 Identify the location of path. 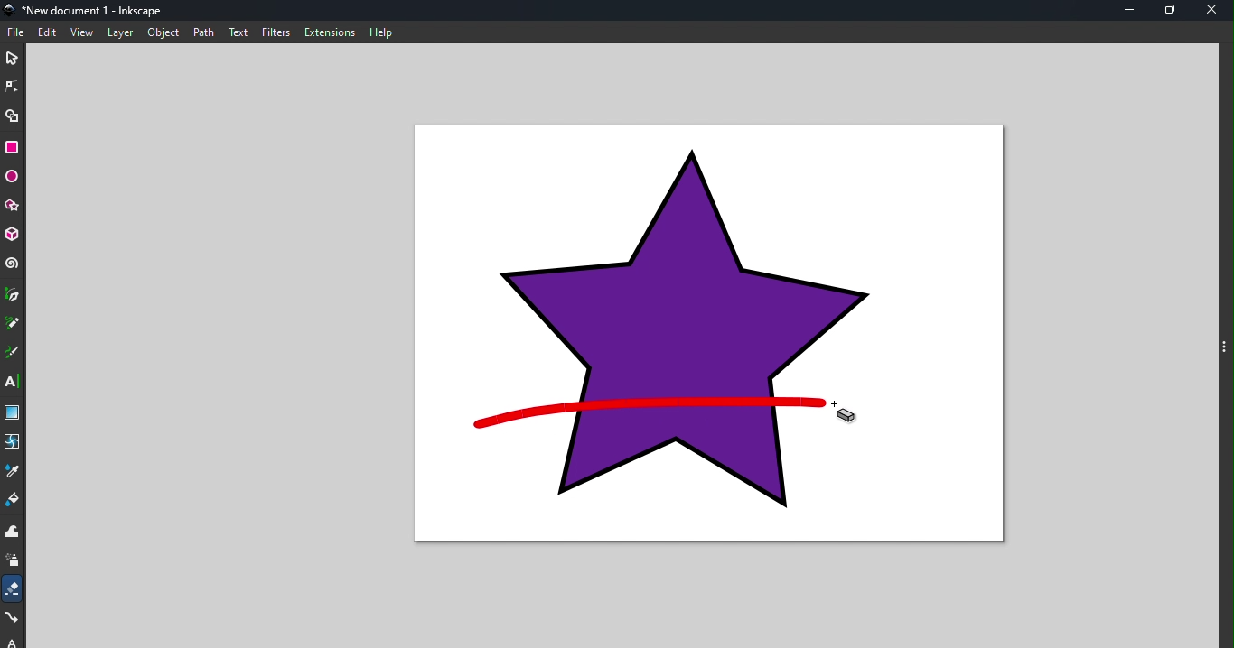
(207, 32).